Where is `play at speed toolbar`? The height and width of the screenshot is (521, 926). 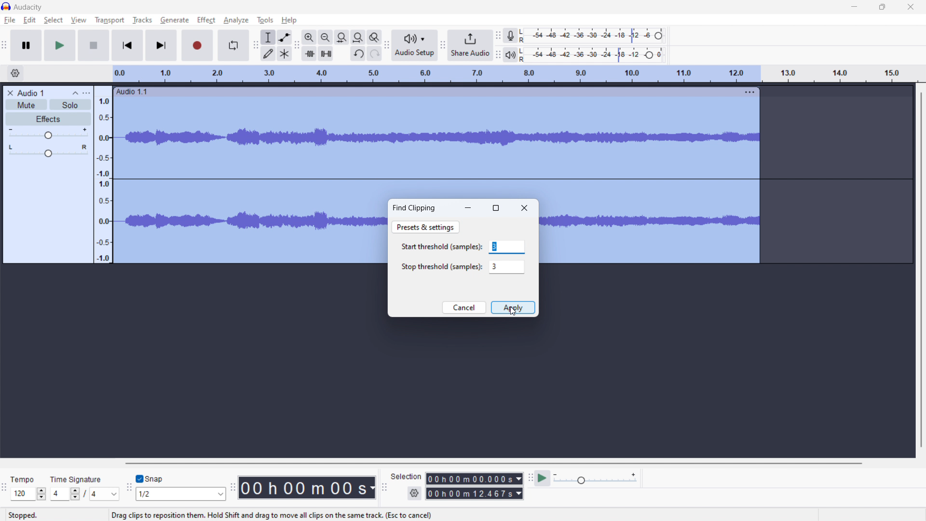 play at speed toolbar is located at coordinates (530, 478).